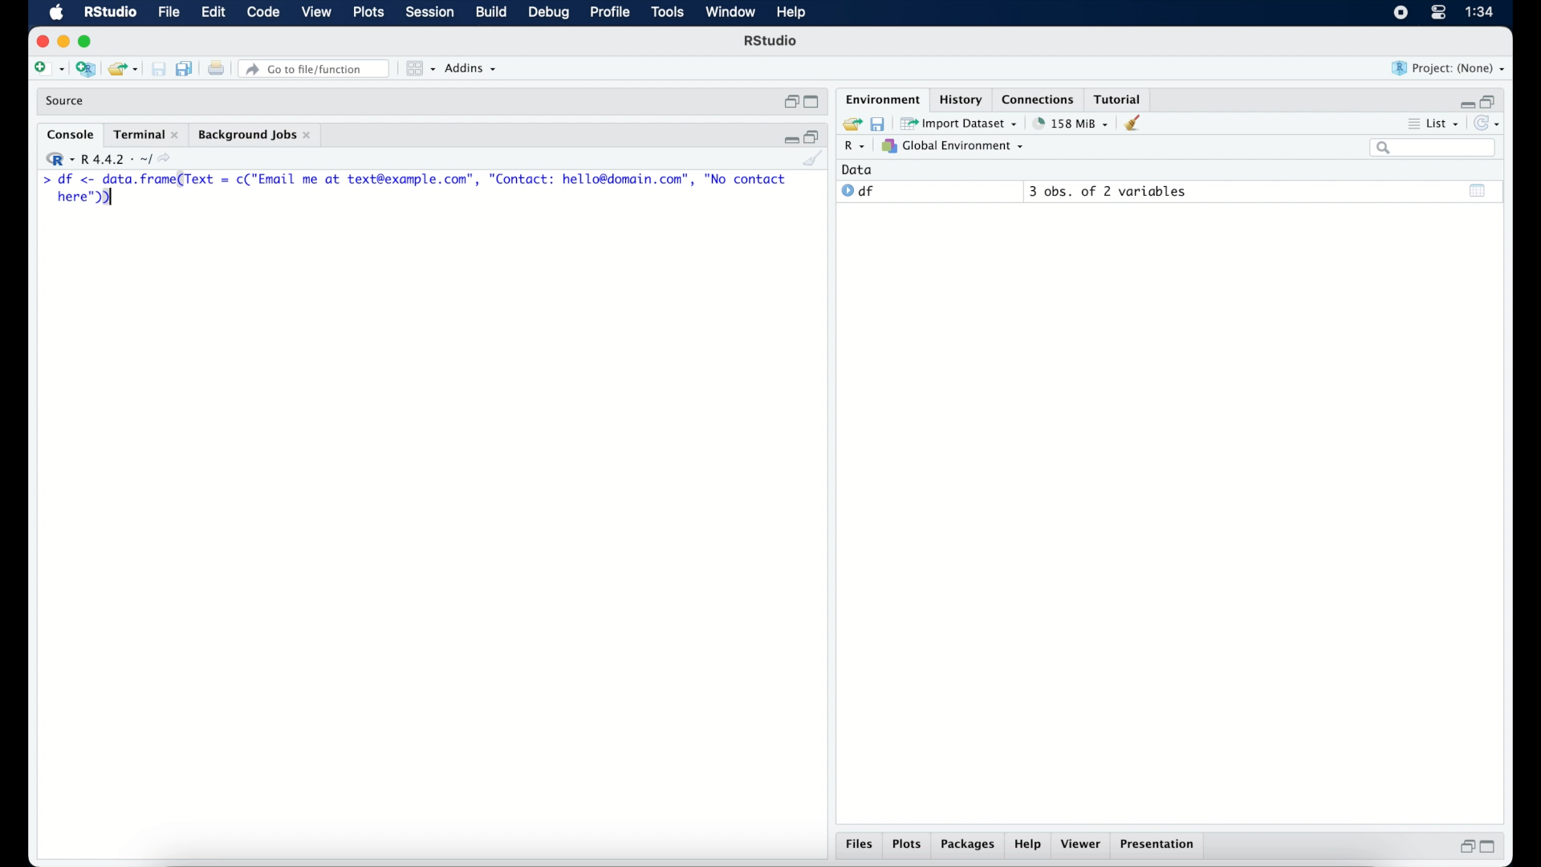 The height and width of the screenshot is (867, 1541). I want to click on project (none), so click(1450, 69).